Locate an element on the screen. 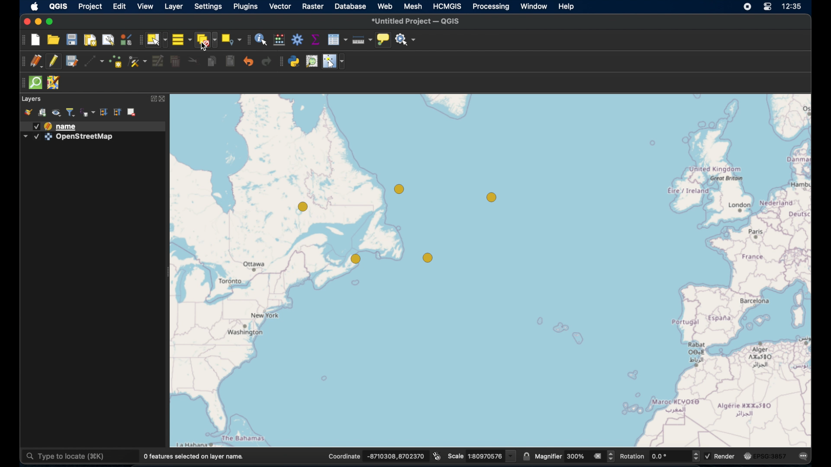 The width and height of the screenshot is (831, 467). raster is located at coordinates (314, 7).